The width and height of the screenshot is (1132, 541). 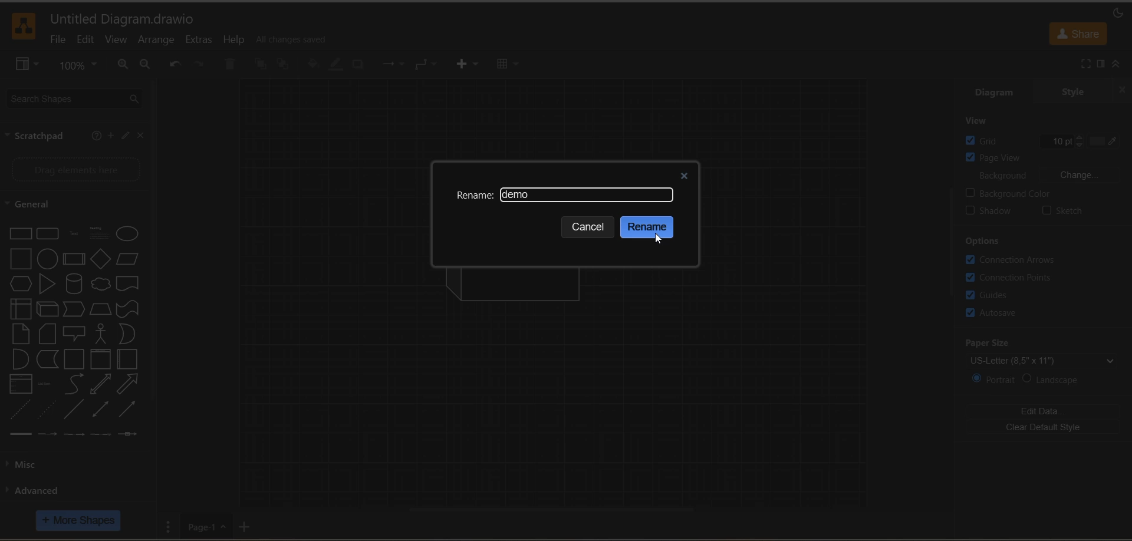 I want to click on redo, so click(x=199, y=65).